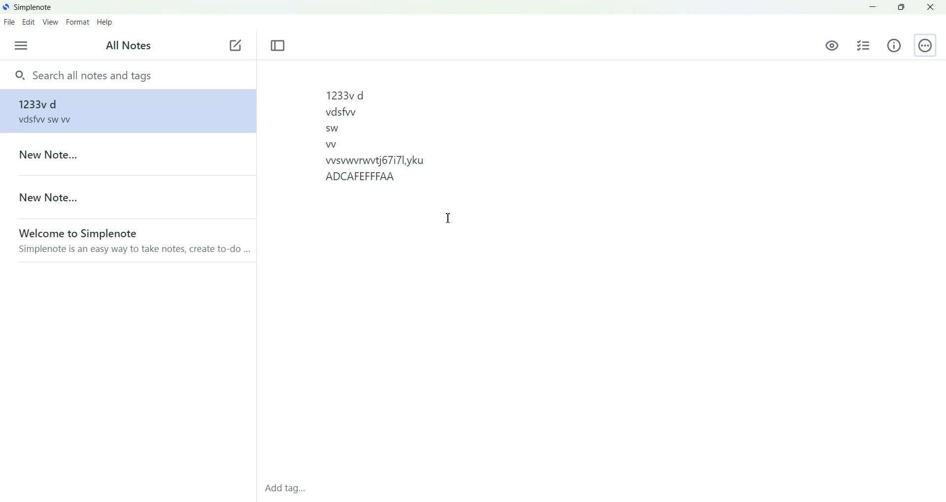  What do you see at coordinates (278, 46) in the screenshot?
I see `Toggle focus mode` at bounding box center [278, 46].